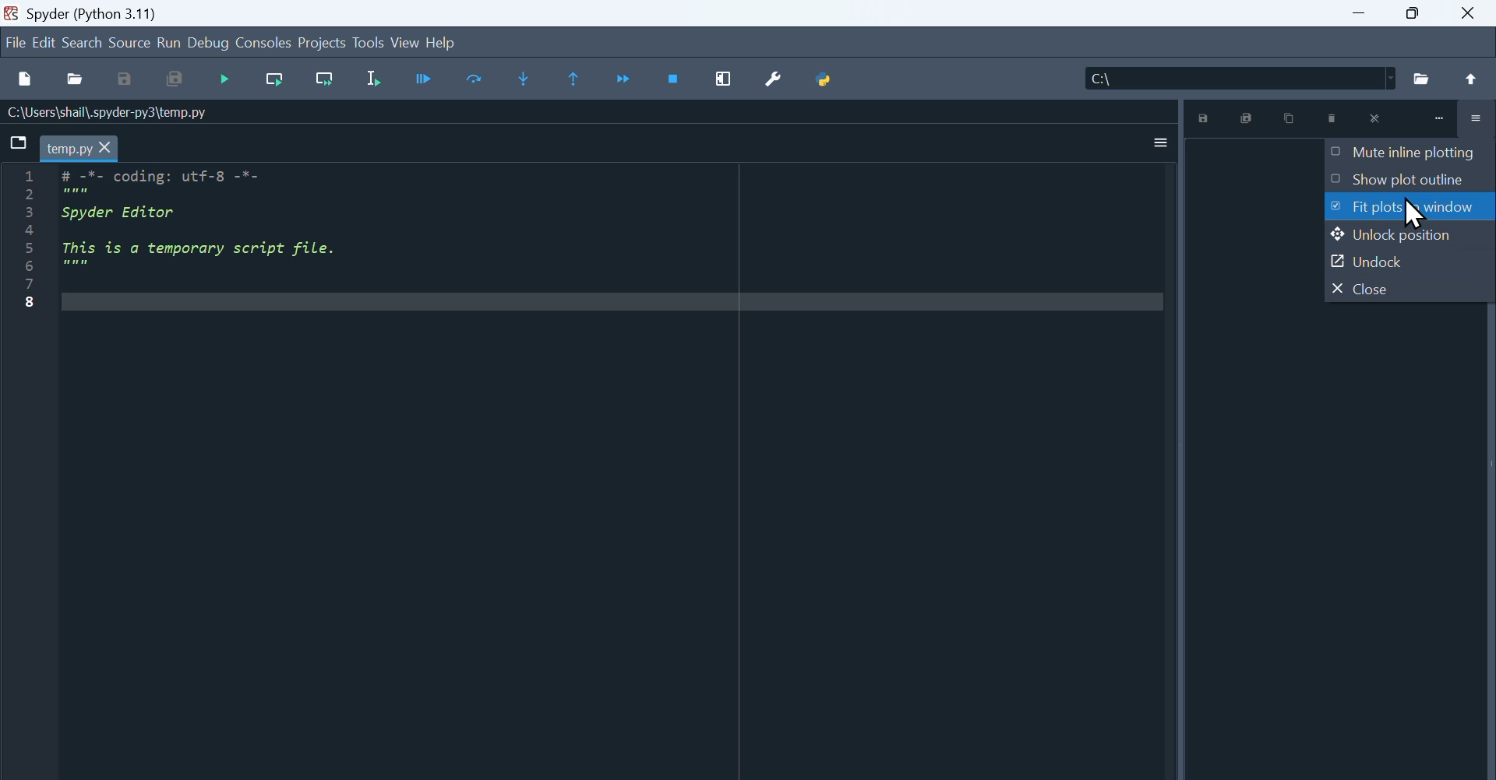  I want to click on Edit, so click(42, 42).